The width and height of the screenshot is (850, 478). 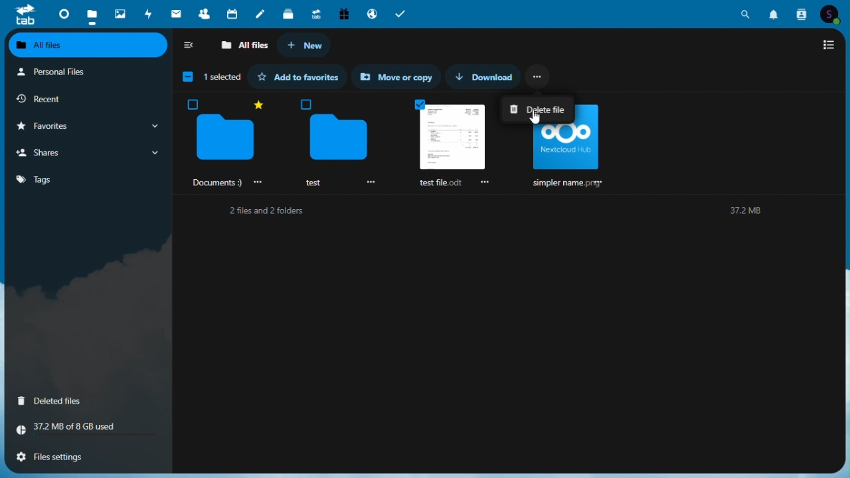 I want to click on Personal, so click(x=84, y=74).